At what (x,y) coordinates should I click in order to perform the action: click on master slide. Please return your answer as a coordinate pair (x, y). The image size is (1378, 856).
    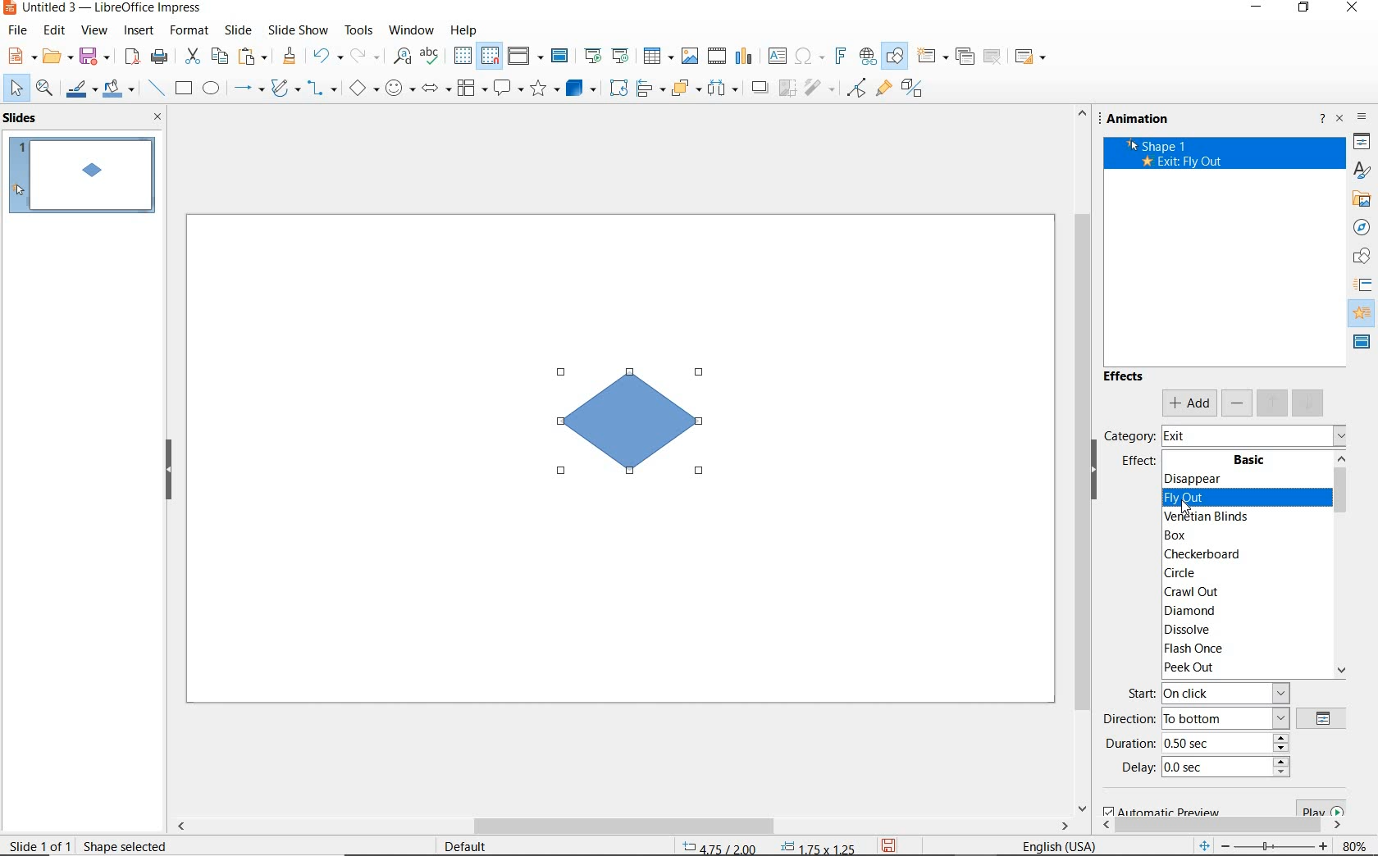
    Looking at the image, I should click on (562, 56).